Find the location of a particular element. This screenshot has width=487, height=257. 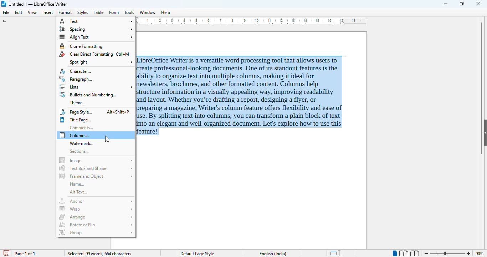

image is located at coordinates (96, 160).